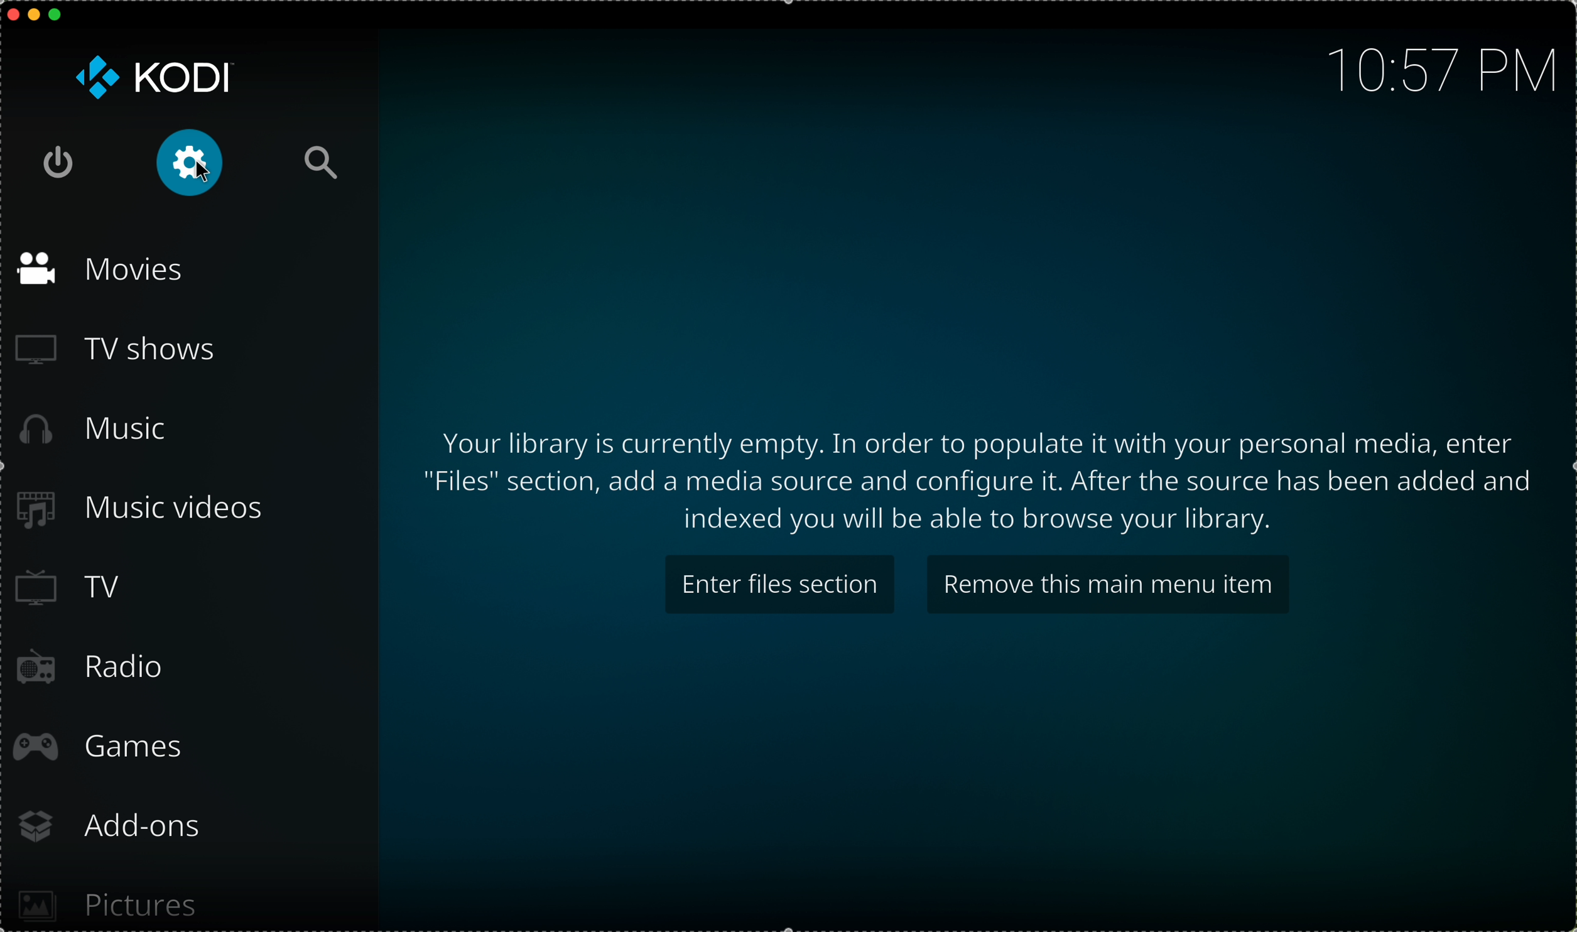 The image size is (1577, 932). What do you see at coordinates (154, 77) in the screenshot?
I see `KODI logo` at bounding box center [154, 77].